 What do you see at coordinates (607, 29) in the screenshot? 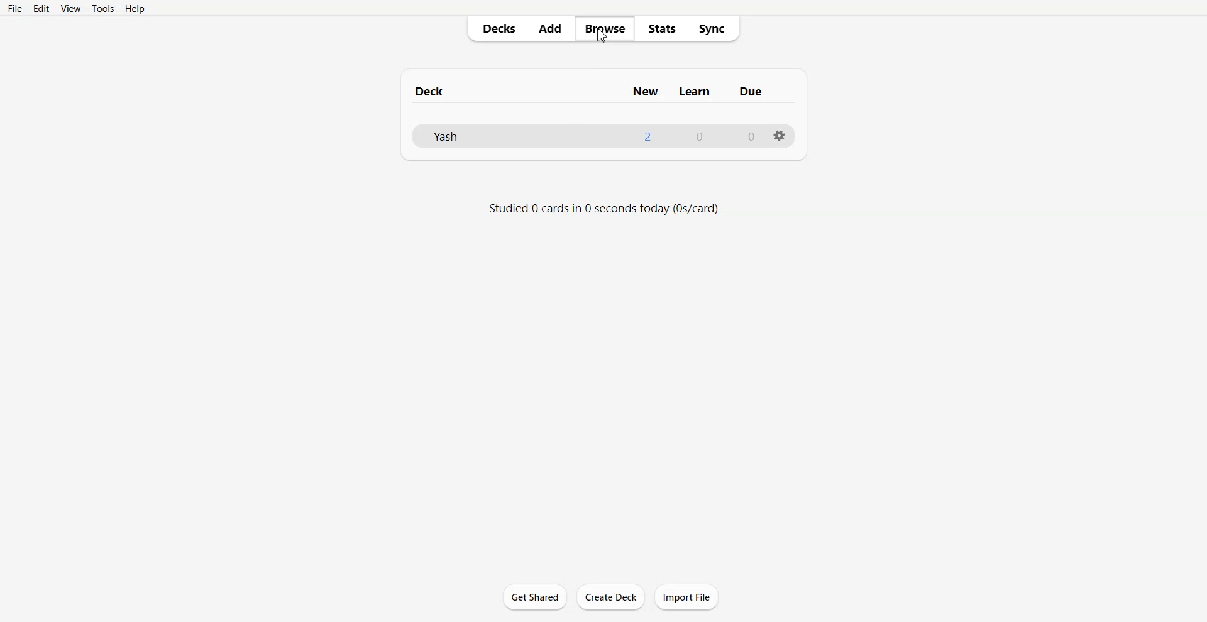
I see `Browse` at bounding box center [607, 29].